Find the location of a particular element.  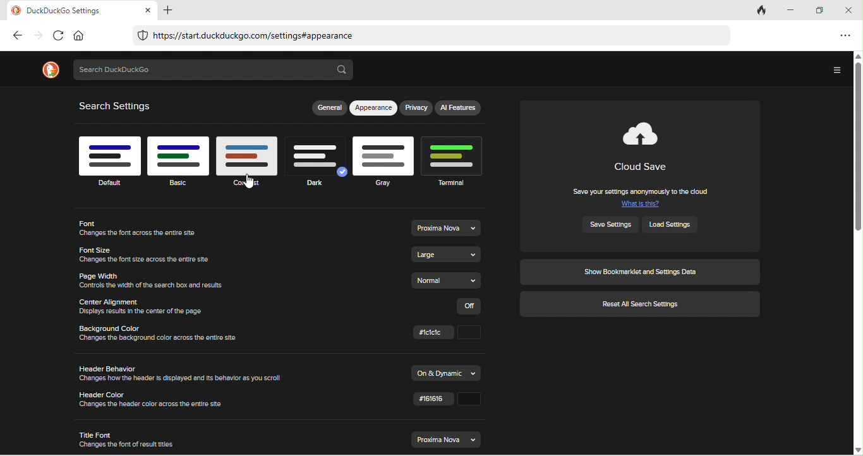

proxima nova is located at coordinates (445, 227).